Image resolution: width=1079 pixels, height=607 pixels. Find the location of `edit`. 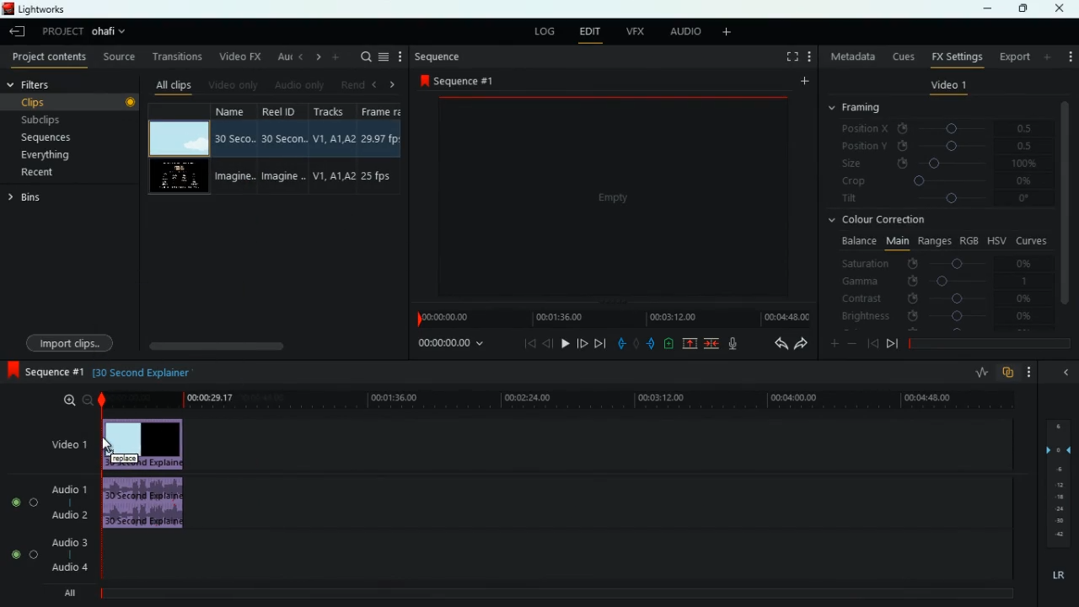

edit is located at coordinates (590, 33).